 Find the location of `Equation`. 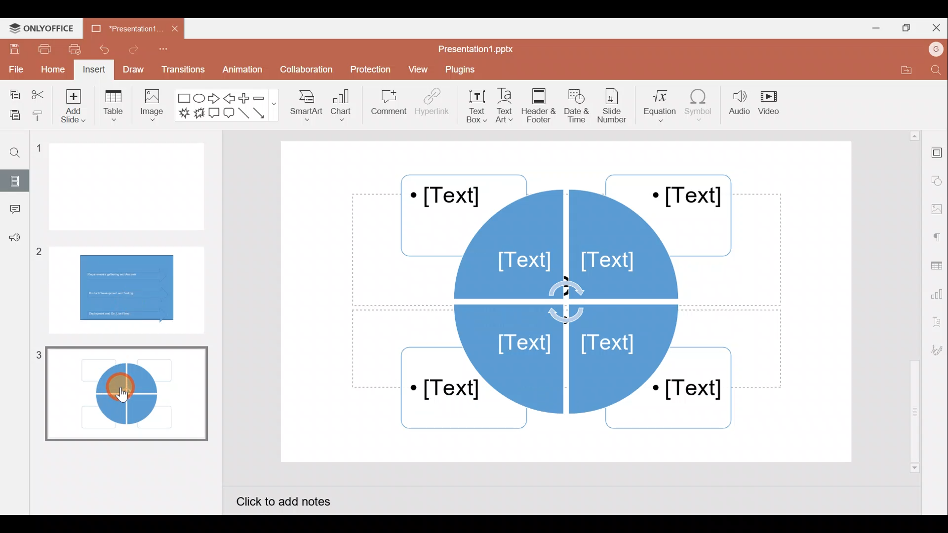

Equation is located at coordinates (657, 106).